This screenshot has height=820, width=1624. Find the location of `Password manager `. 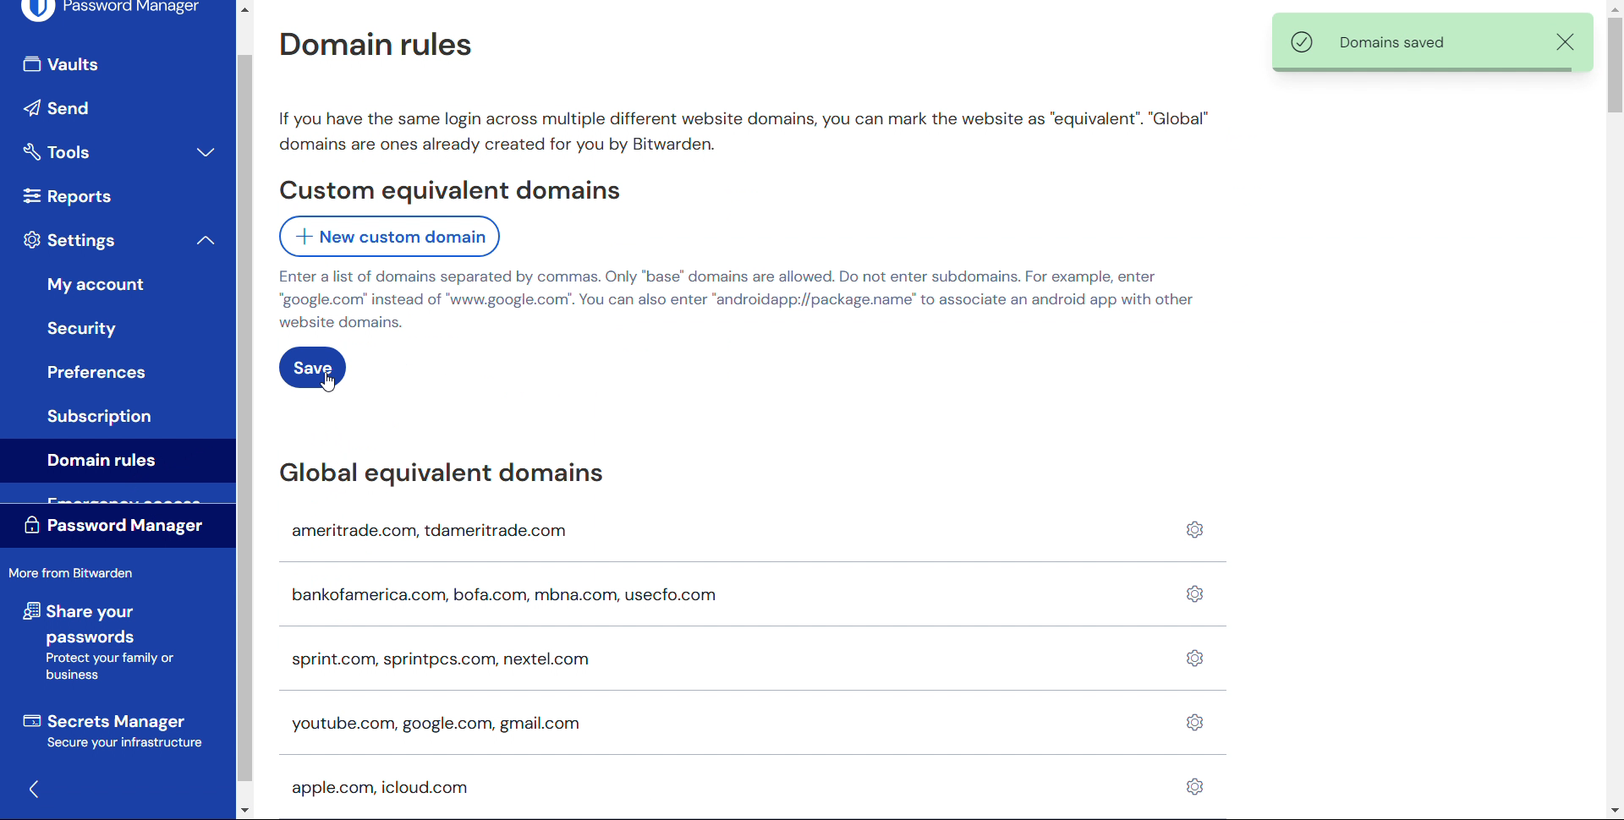

Password manager  is located at coordinates (110, 13).